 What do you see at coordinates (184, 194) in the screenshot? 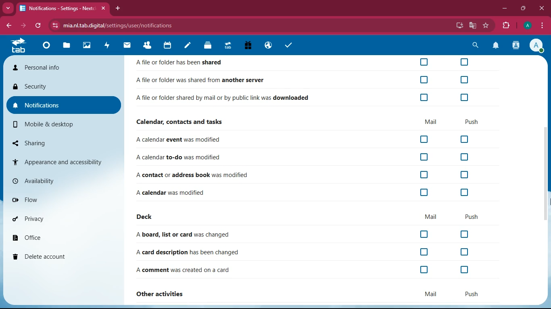
I see `A calendar was modified` at bounding box center [184, 194].